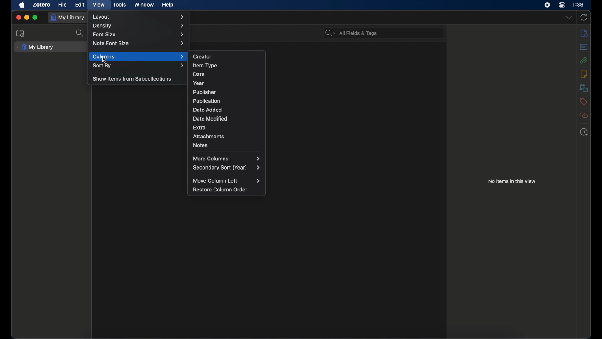  I want to click on extra, so click(199, 127).